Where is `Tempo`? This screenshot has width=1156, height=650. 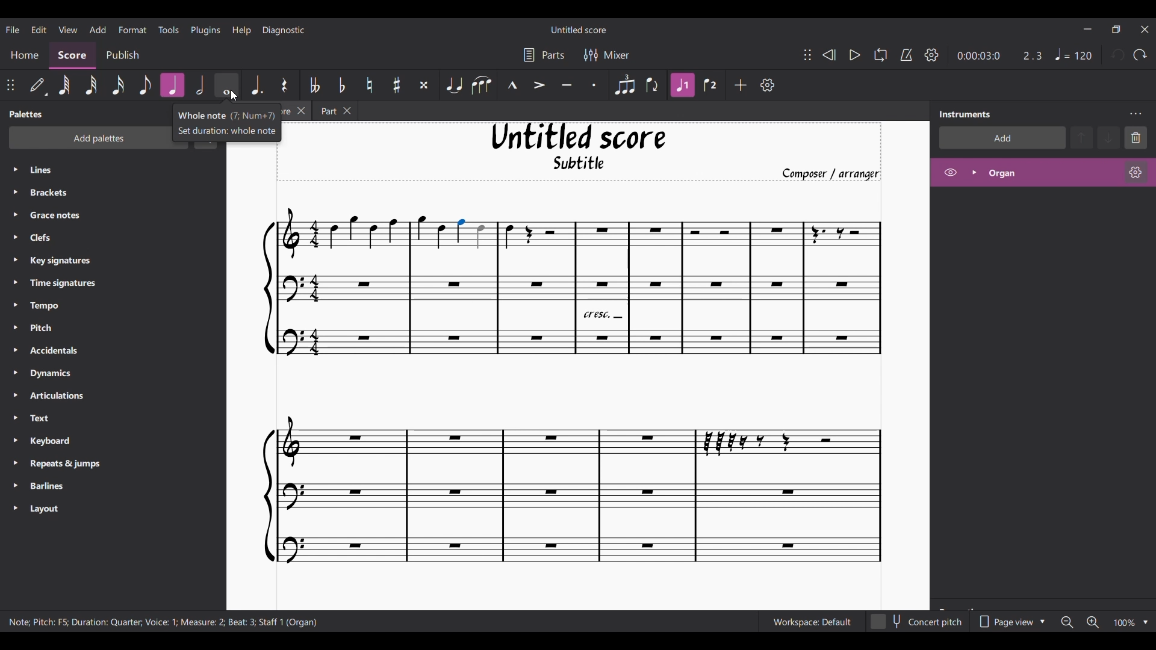
Tempo is located at coordinates (1074, 54).